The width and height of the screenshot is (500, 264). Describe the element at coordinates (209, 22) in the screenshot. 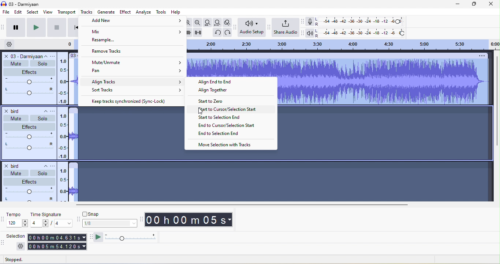

I see `file selection to width` at that location.